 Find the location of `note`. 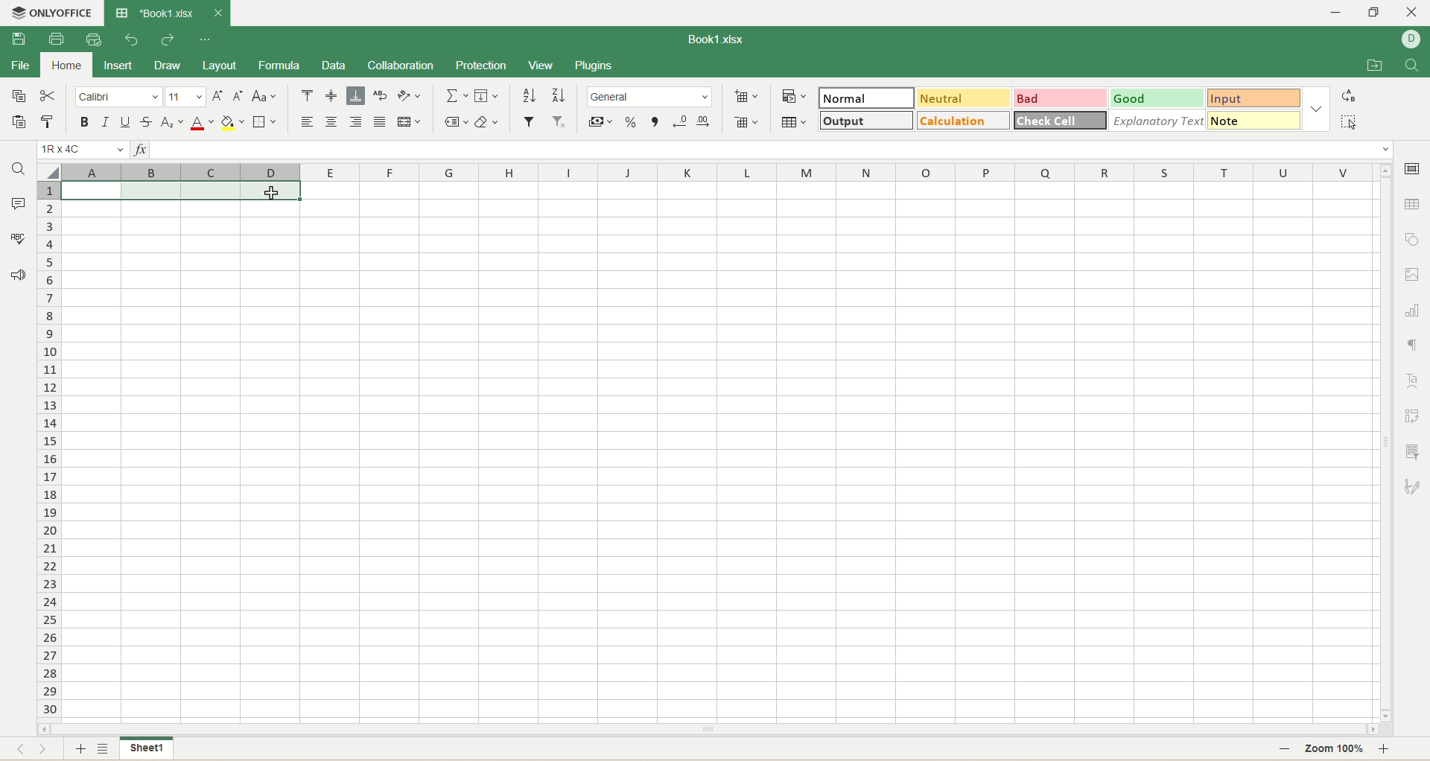

note is located at coordinates (1252, 121).